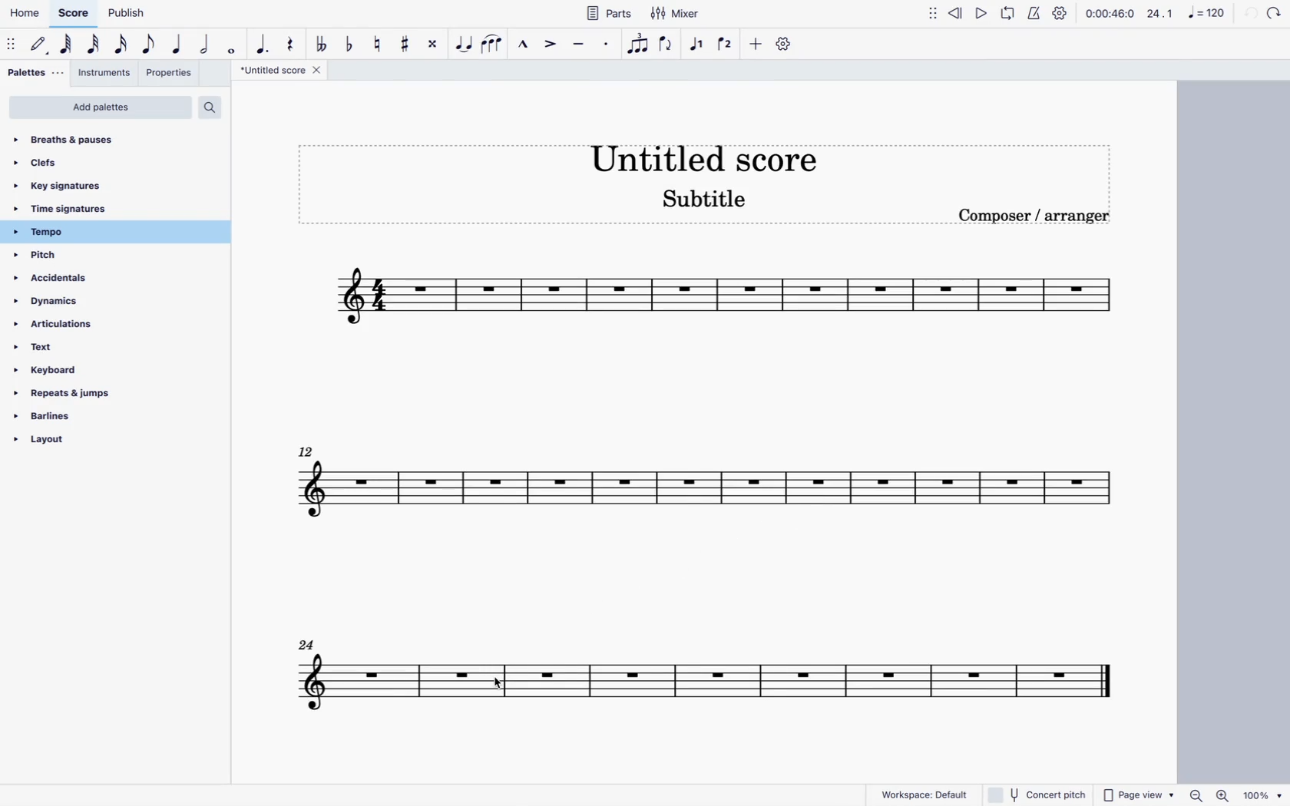  Describe the element at coordinates (668, 44) in the screenshot. I see `flip direction` at that location.